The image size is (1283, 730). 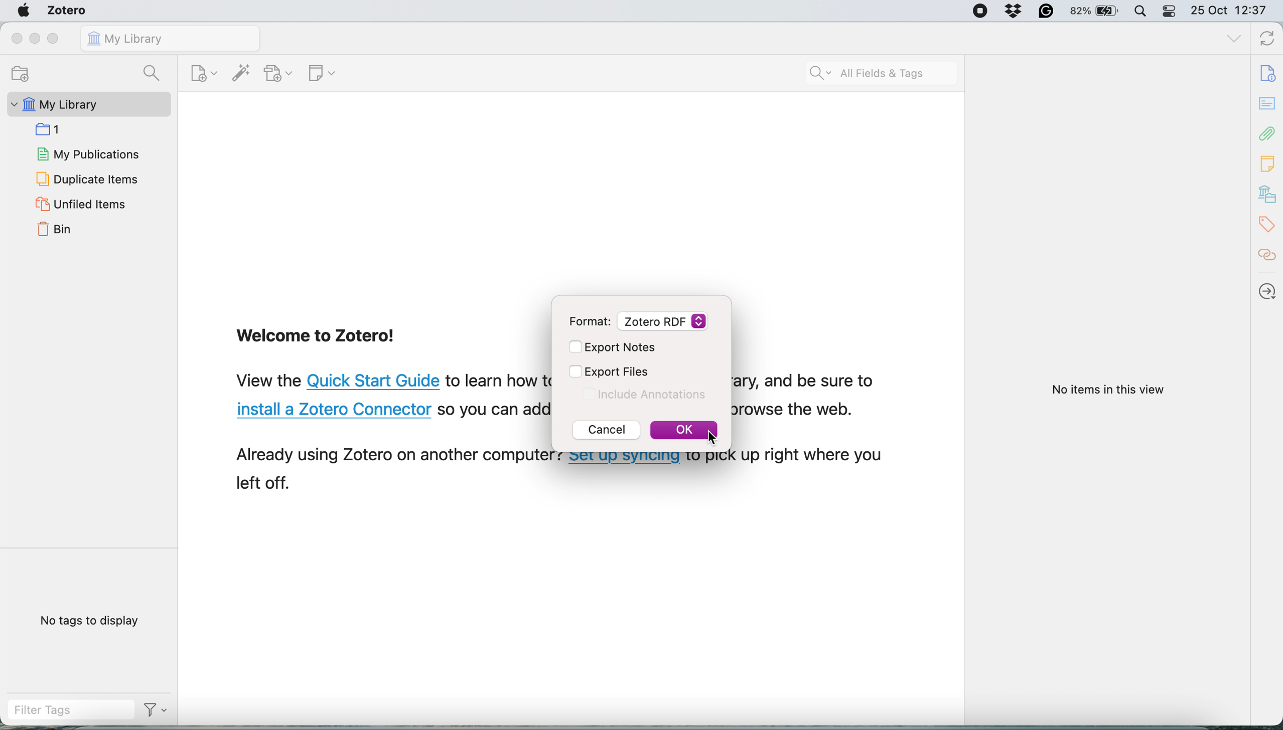 I want to click on Format: Zotero RDF, so click(x=640, y=321).